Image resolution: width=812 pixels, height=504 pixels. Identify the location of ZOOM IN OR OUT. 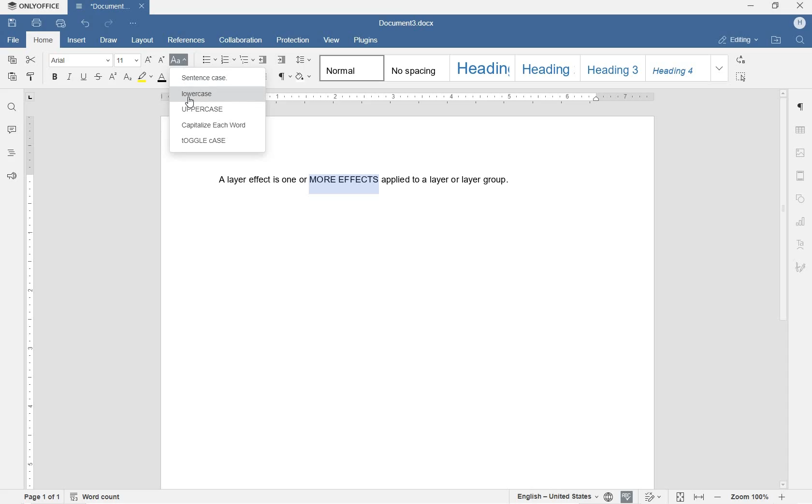
(750, 498).